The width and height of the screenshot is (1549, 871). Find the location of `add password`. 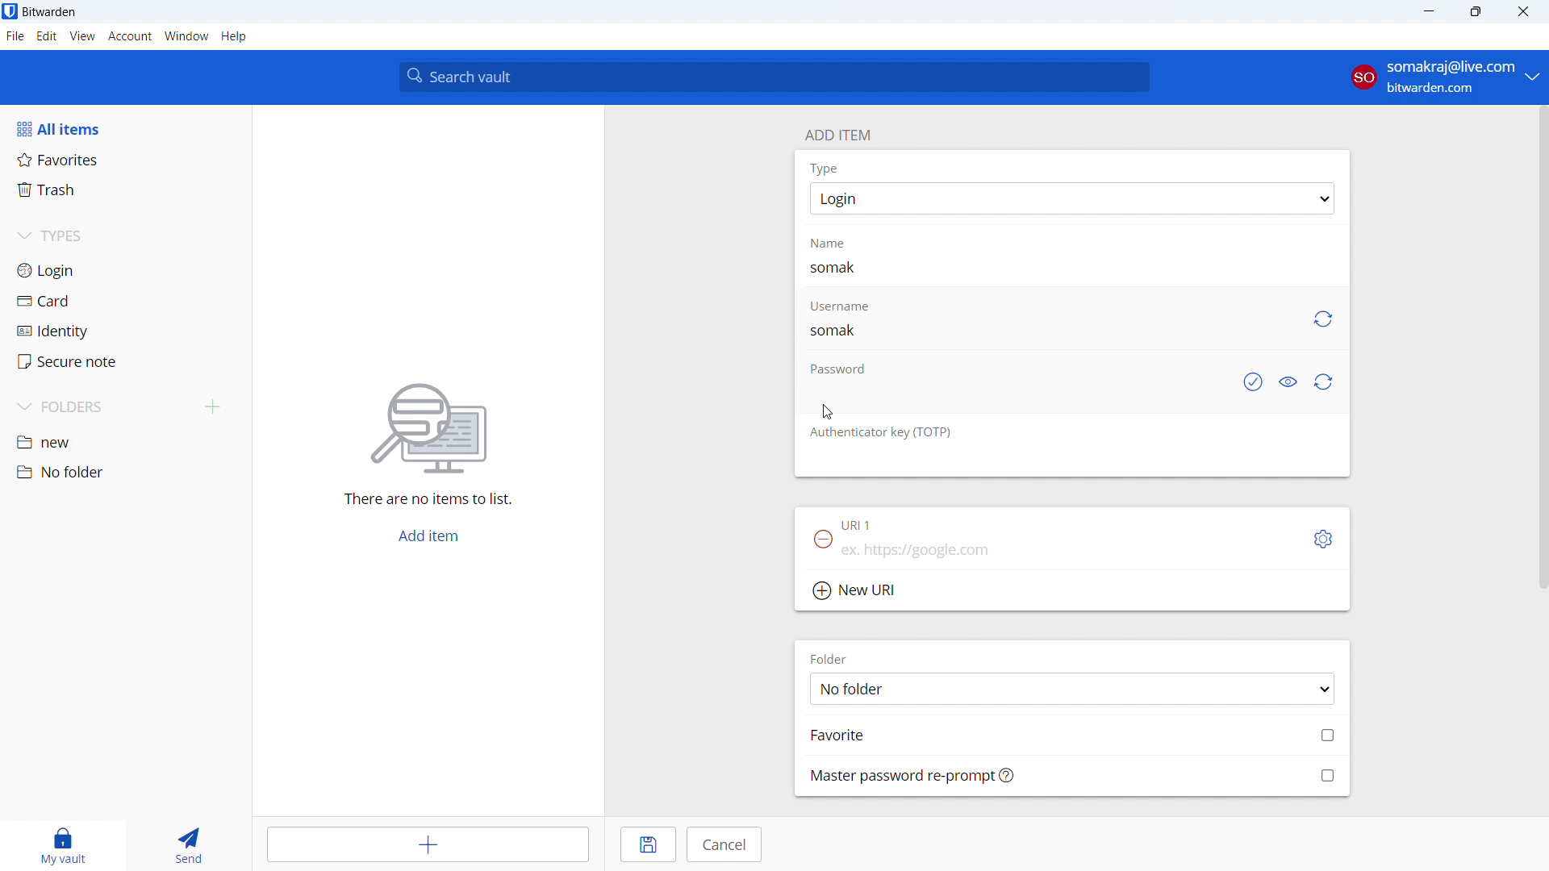

add password is located at coordinates (1011, 398).